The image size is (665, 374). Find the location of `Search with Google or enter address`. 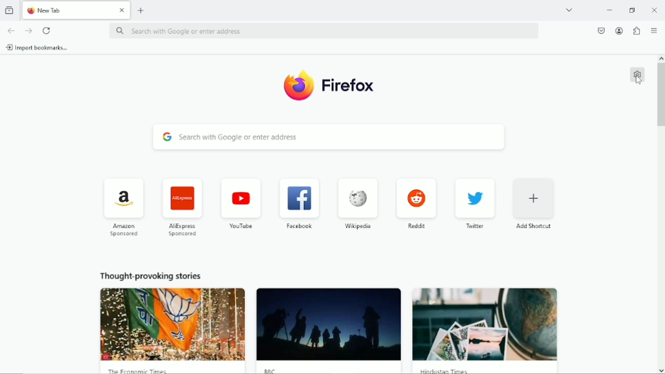

Search with Google or enter address is located at coordinates (324, 31).